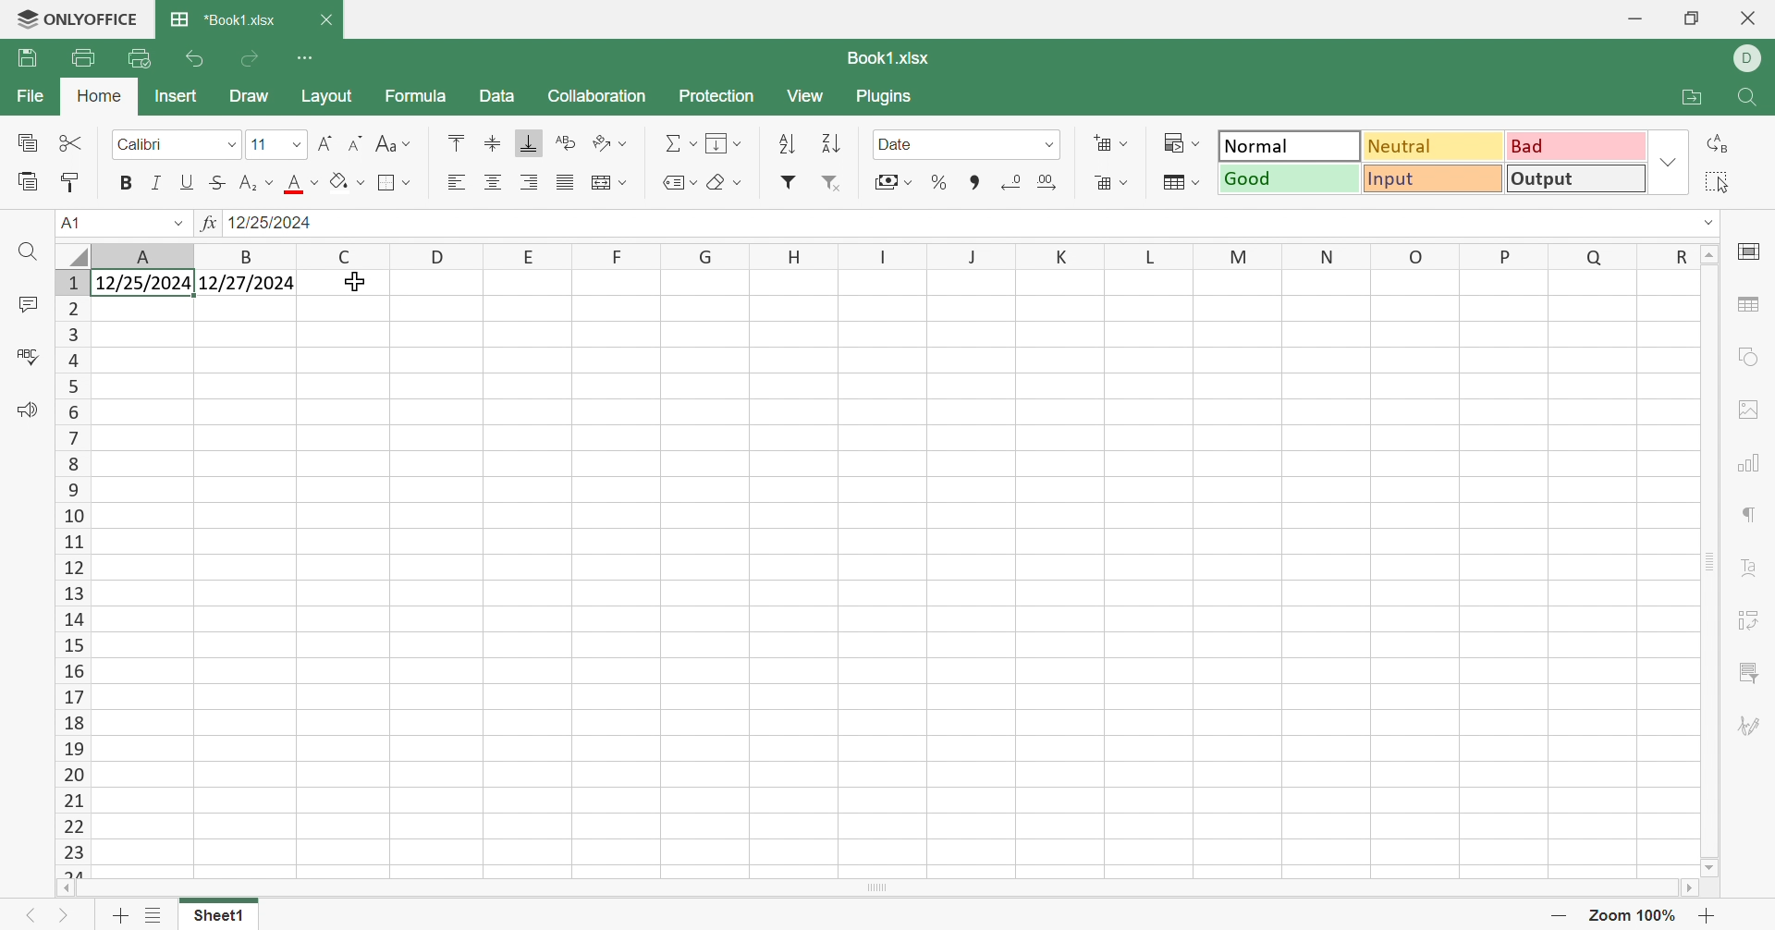 The image size is (1775, 930). What do you see at coordinates (1285, 179) in the screenshot?
I see `Good` at bounding box center [1285, 179].